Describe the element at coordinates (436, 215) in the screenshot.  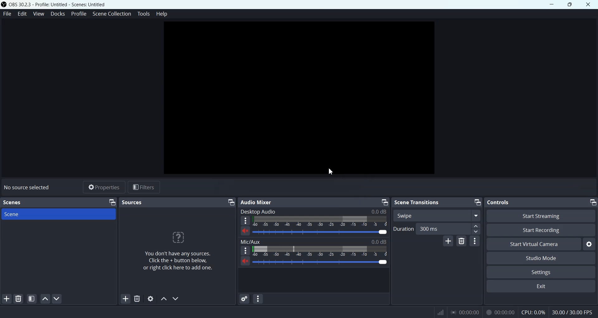
I see `Swipe` at that location.